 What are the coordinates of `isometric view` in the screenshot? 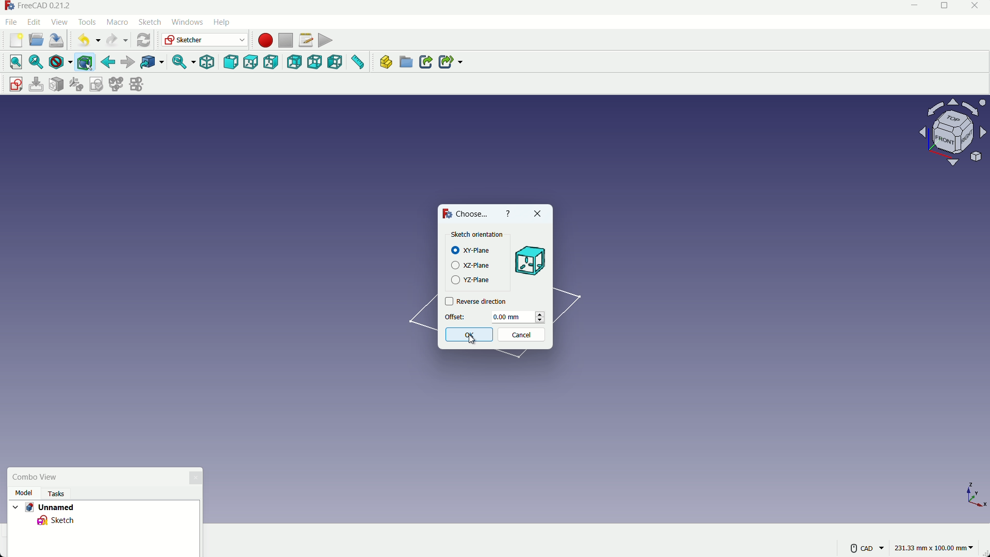 It's located at (207, 62).